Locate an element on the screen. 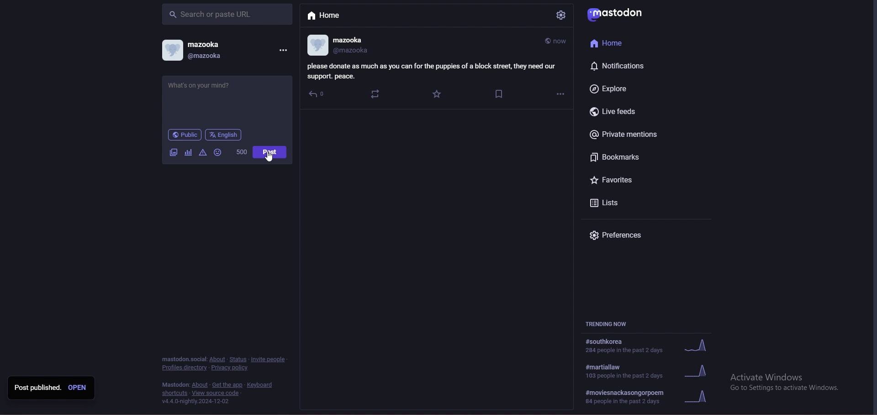 The width and height of the screenshot is (877, 415). @mazooka is located at coordinates (213, 57).